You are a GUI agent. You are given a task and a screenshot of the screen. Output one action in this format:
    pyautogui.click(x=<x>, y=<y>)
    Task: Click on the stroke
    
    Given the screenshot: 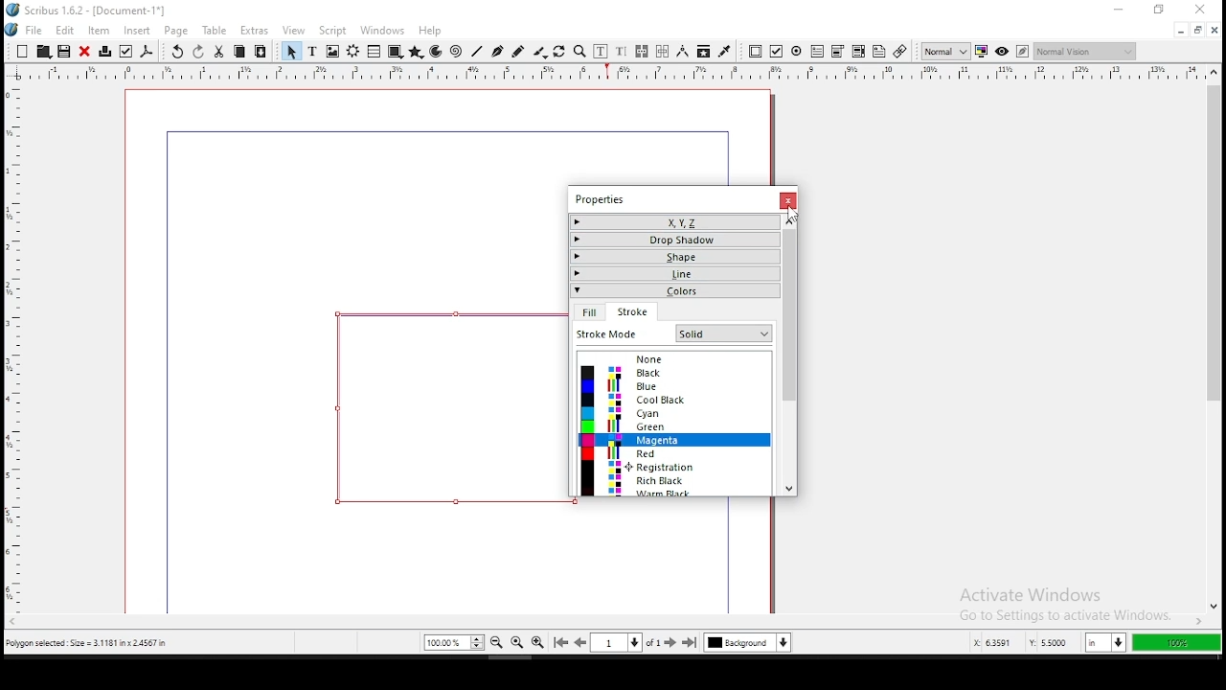 What is the action you would take?
    pyautogui.click(x=633, y=312)
    